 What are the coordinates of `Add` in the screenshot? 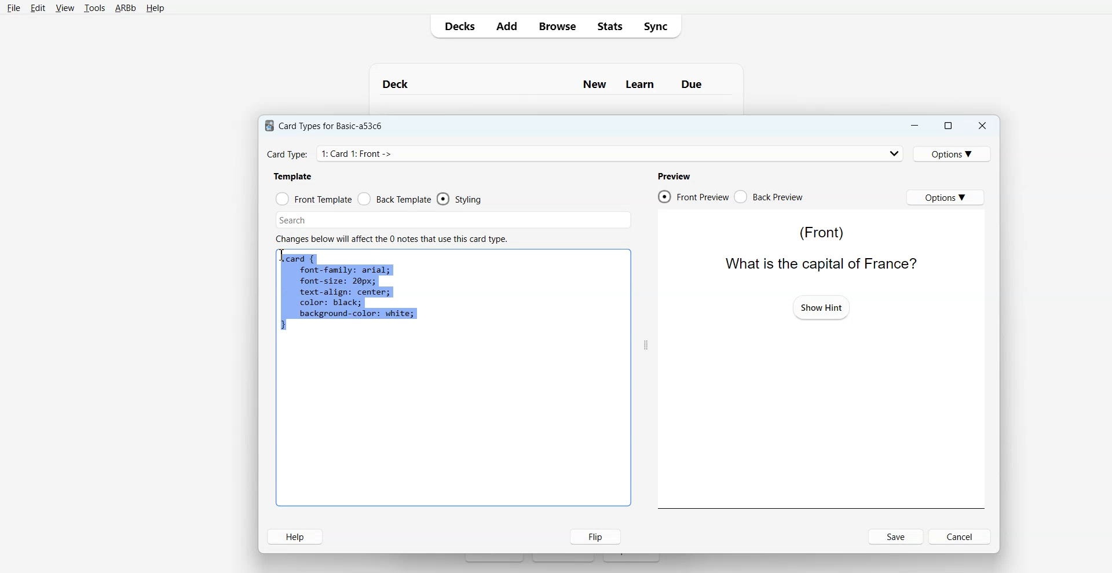 It's located at (506, 26).